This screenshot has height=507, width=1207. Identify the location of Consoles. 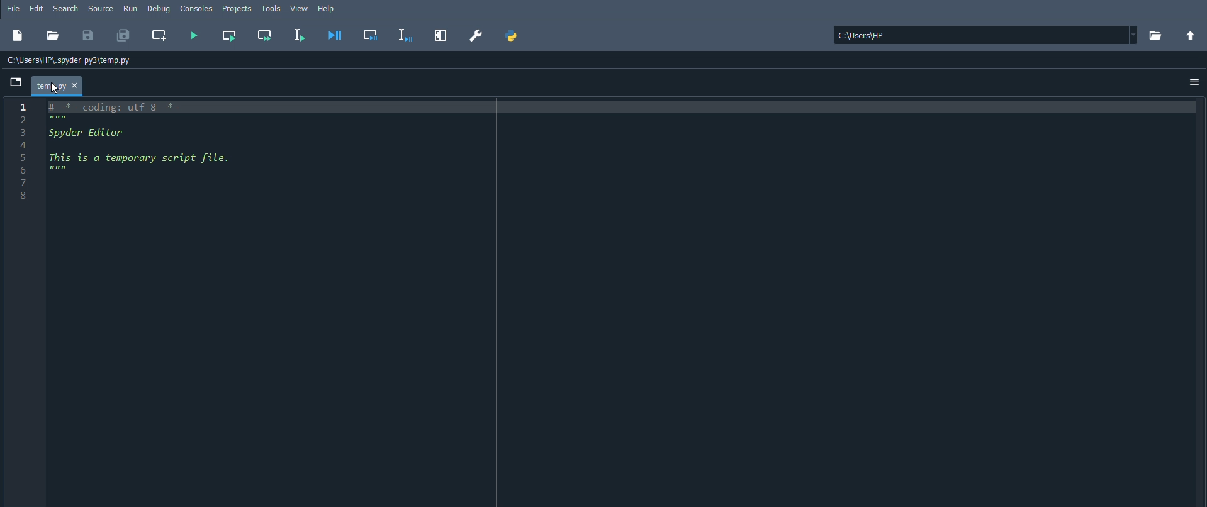
(196, 8).